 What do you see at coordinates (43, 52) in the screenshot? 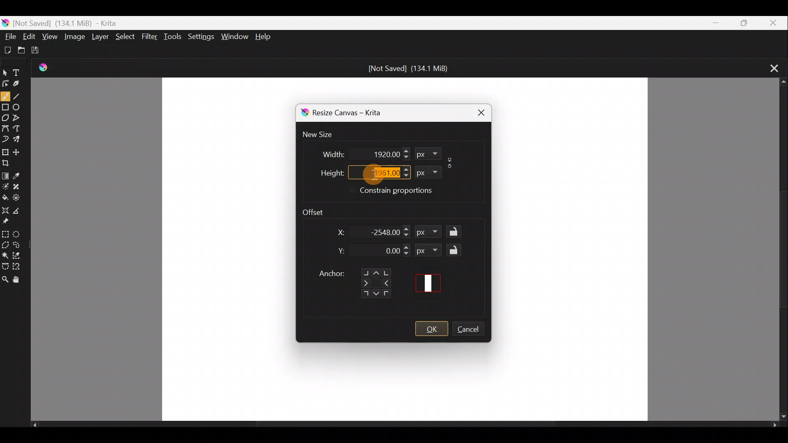
I see `Save` at bounding box center [43, 52].